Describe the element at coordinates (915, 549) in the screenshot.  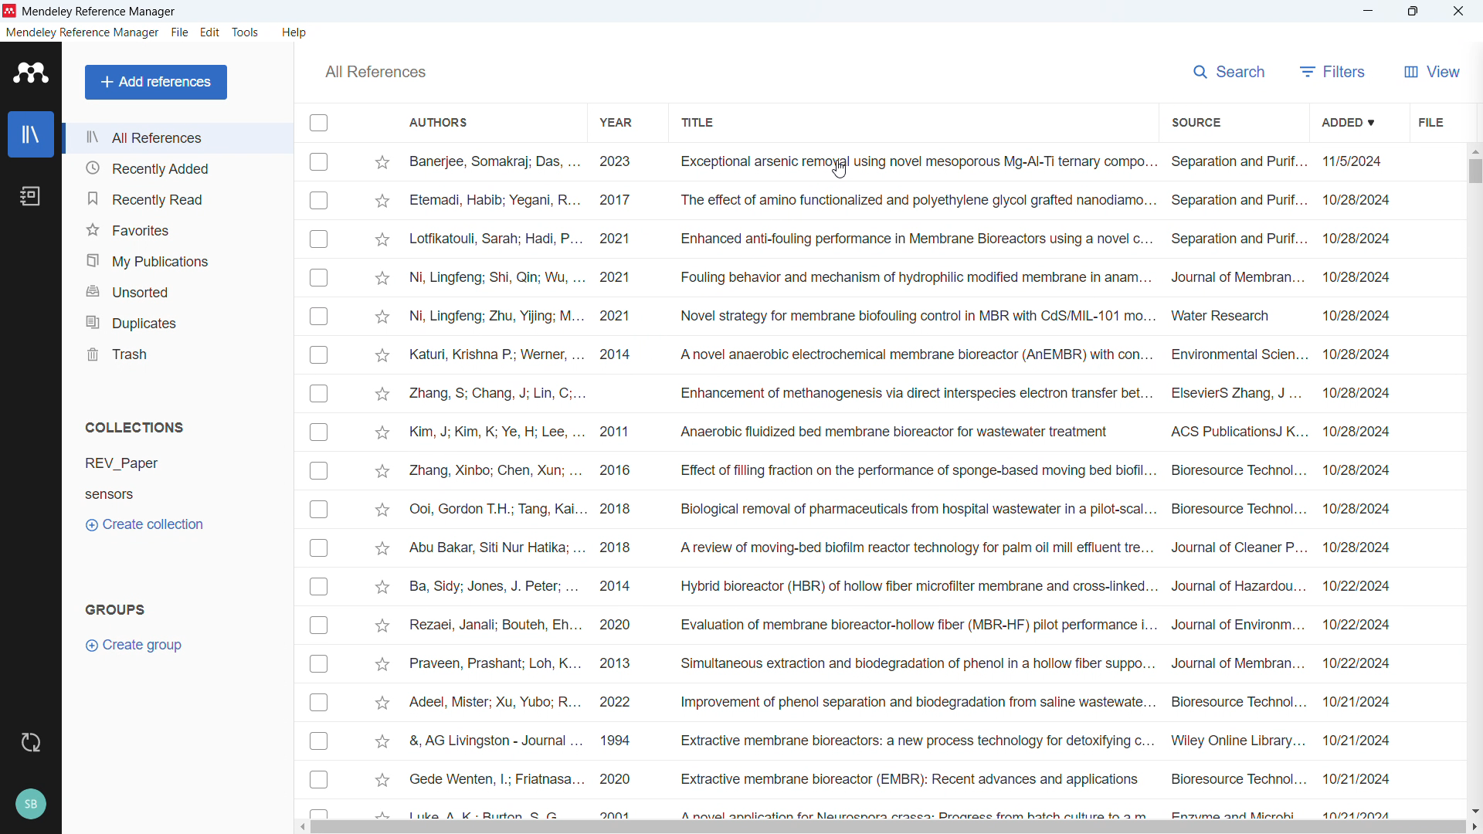
I see `a review of moving bed biofilm reactor technology for palm oil mill effluent tre` at that location.